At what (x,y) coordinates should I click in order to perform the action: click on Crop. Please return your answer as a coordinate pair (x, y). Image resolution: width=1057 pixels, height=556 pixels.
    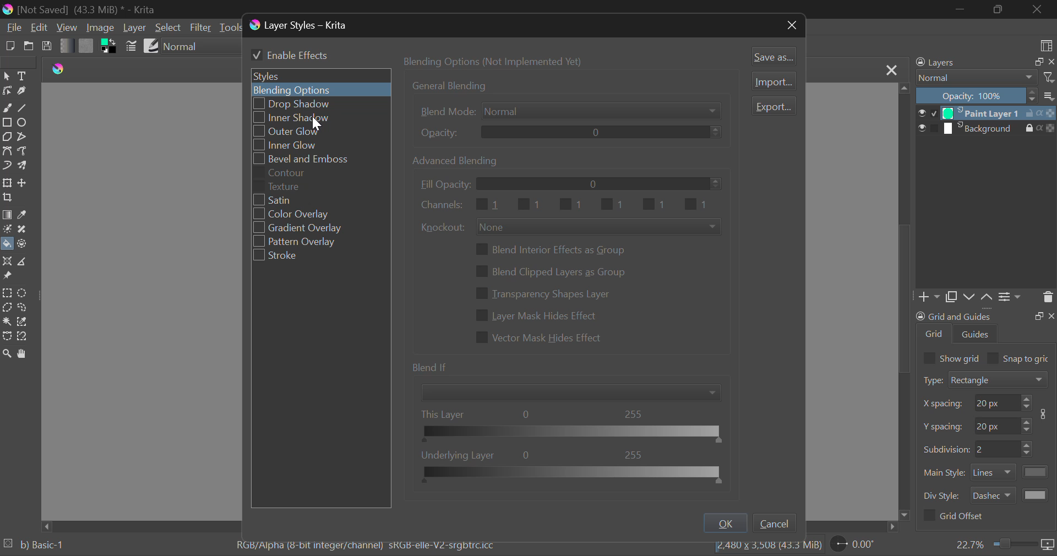
    Looking at the image, I should click on (7, 198).